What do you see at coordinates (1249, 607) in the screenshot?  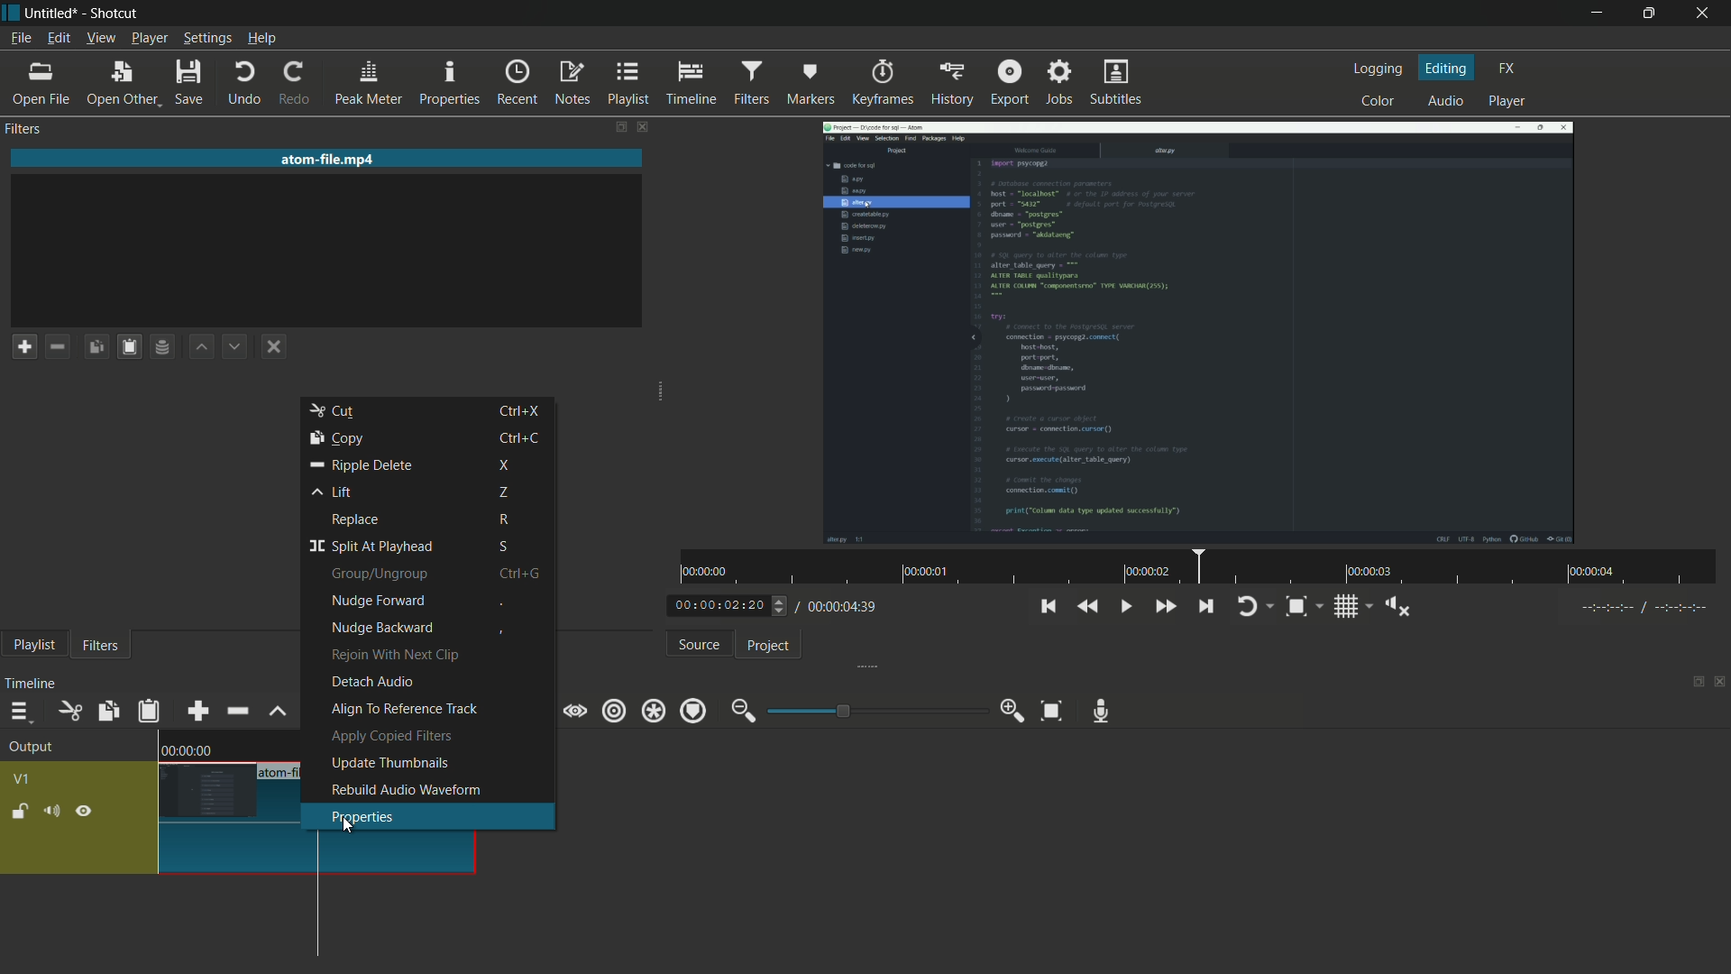 I see `toggle player looping` at bounding box center [1249, 607].